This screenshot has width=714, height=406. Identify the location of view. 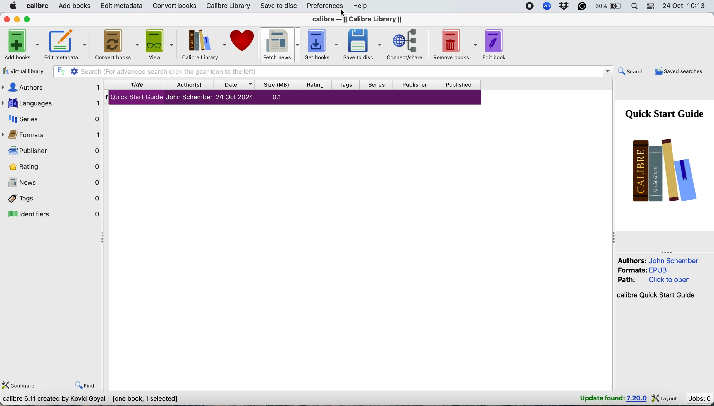
(158, 44).